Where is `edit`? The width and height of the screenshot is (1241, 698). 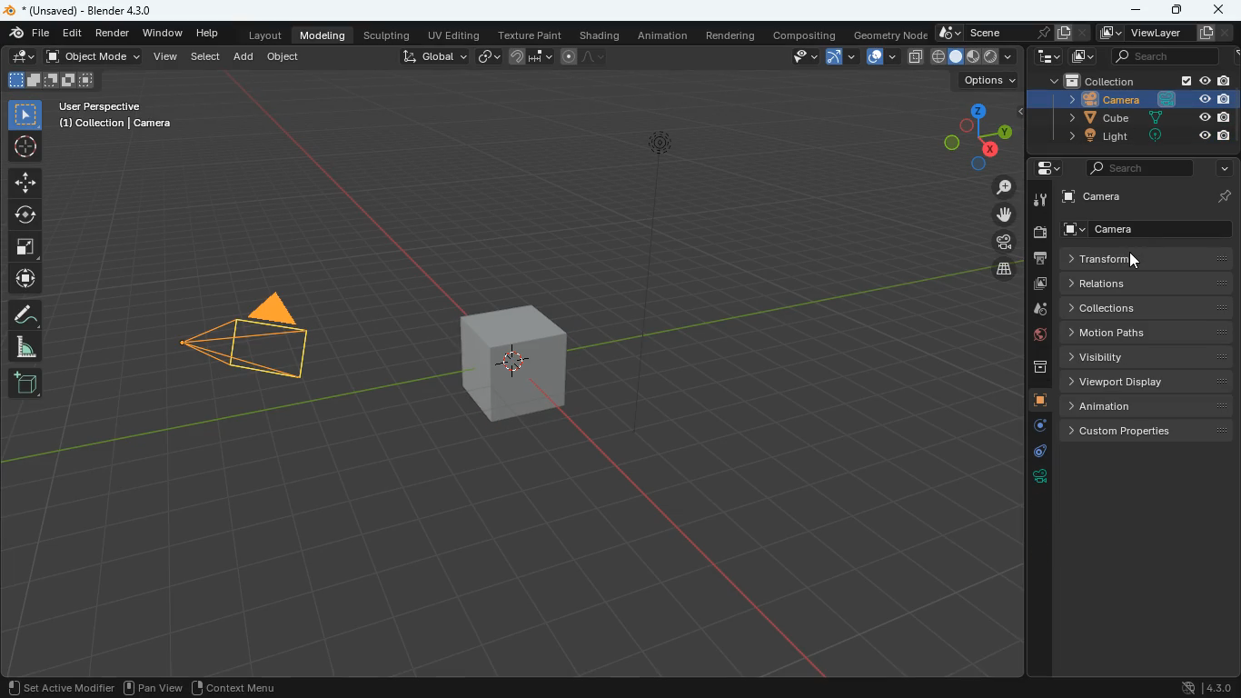 edit is located at coordinates (24, 59).